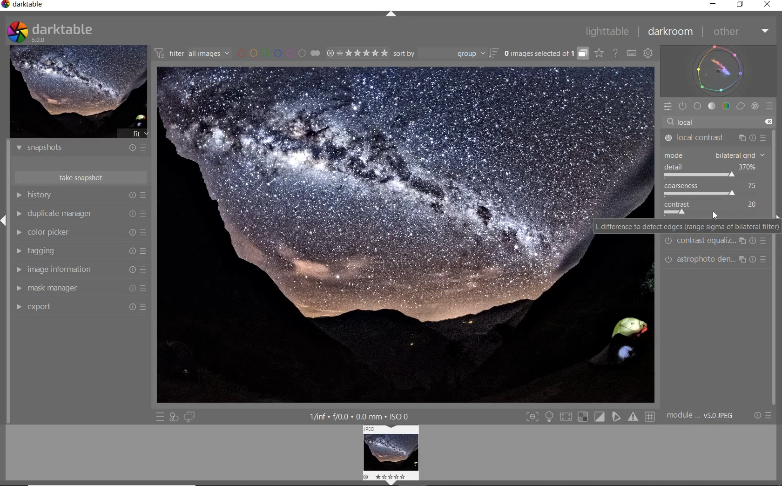 The width and height of the screenshot is (782, 486). Describe the element at coordinates (145, 212) in the screenshot. I see `Presets and preferences` at that location.